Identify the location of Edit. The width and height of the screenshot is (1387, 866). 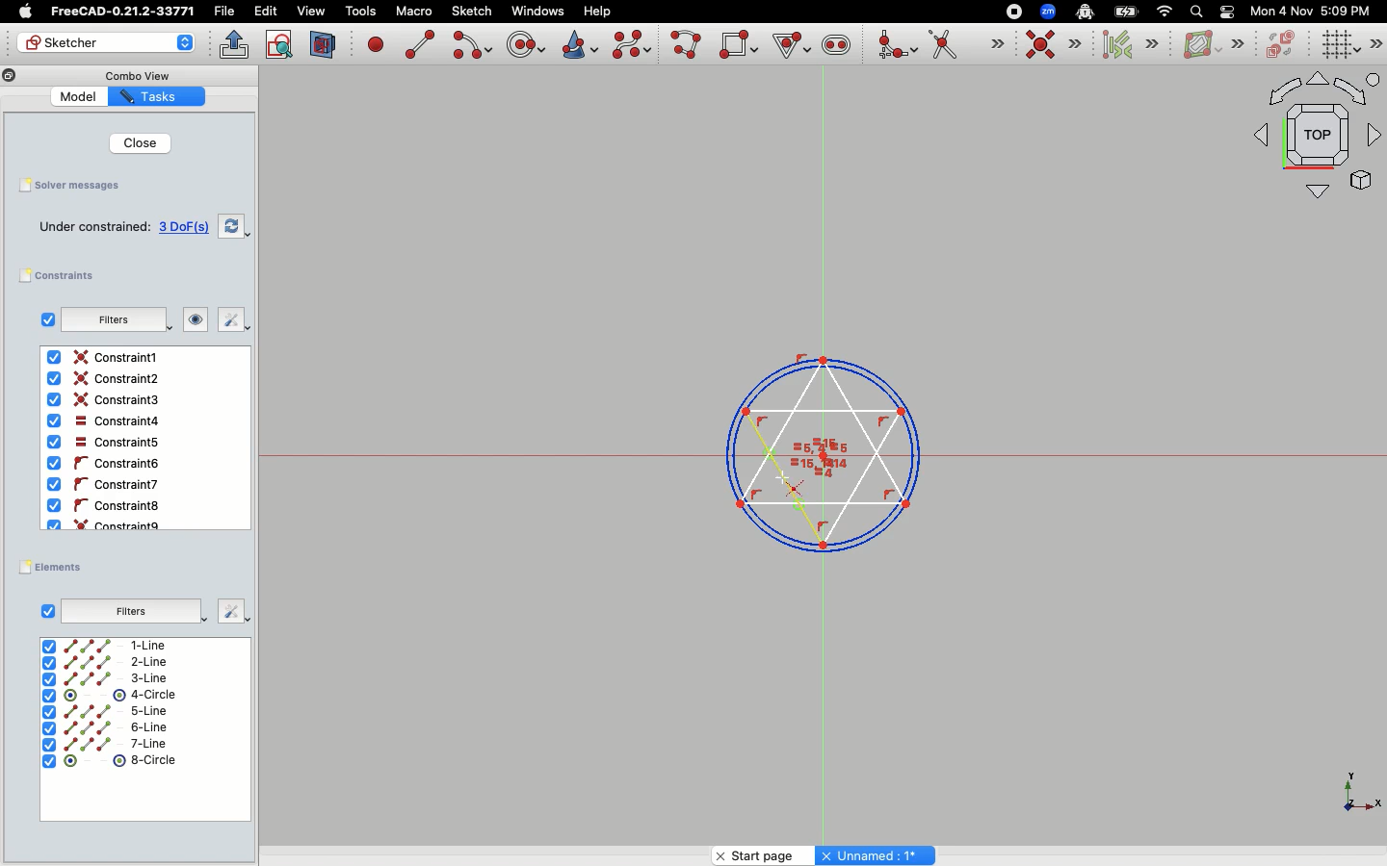
(266, 12).